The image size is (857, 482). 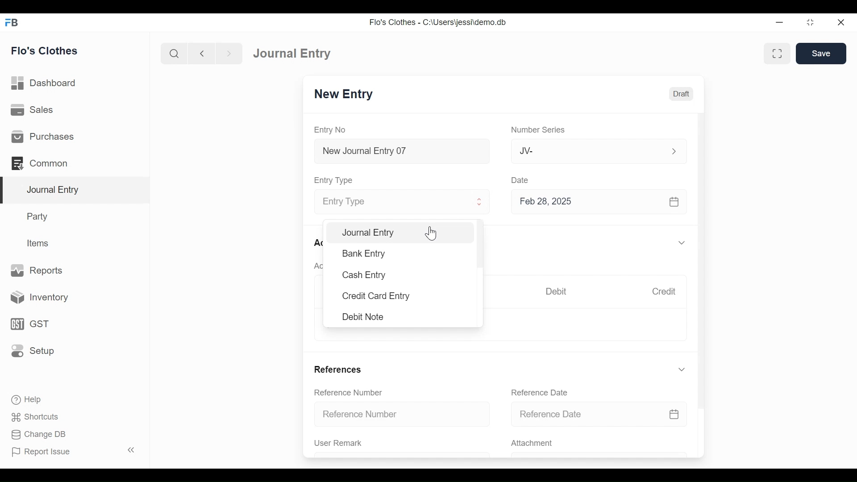 What do you see at coordinates (43, 136) in the screenshot?
I see `Purchases` at bounding box center [43, 136].